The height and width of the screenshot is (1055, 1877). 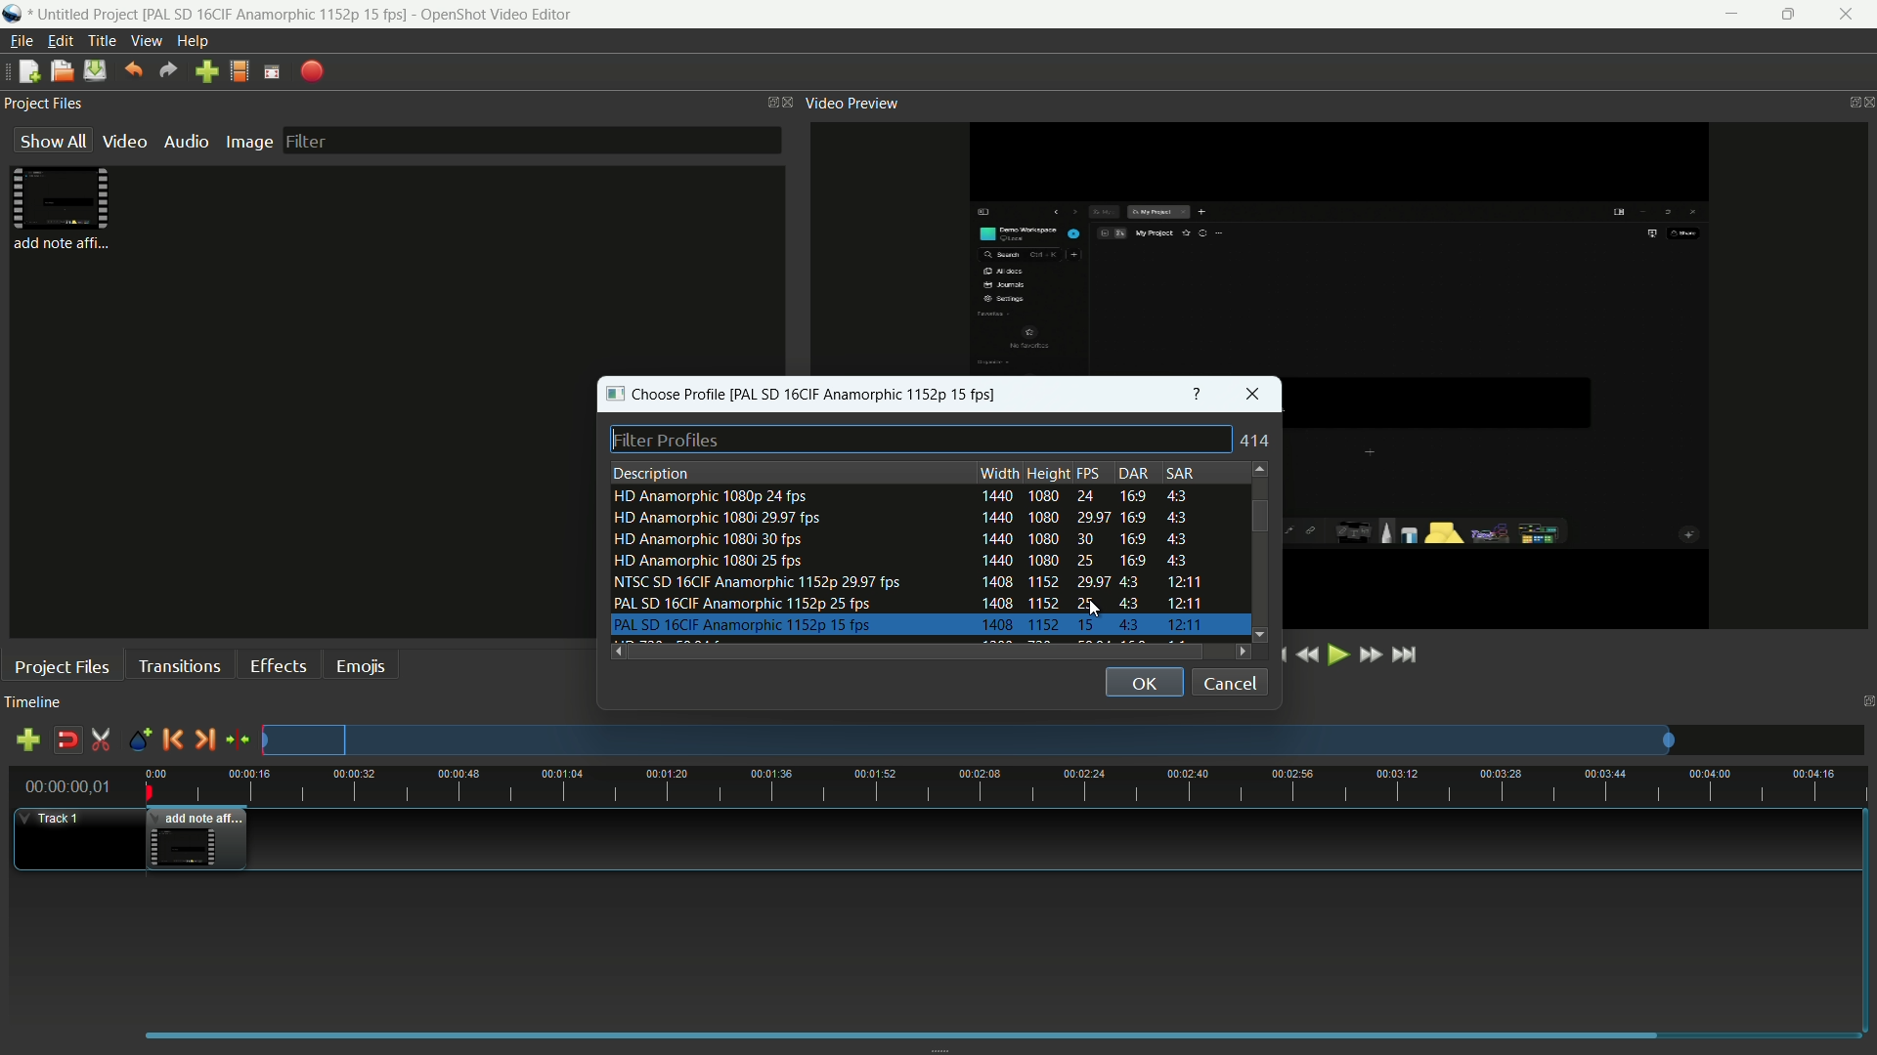 I want to click on jump to end, so click(x=1404, y=654).